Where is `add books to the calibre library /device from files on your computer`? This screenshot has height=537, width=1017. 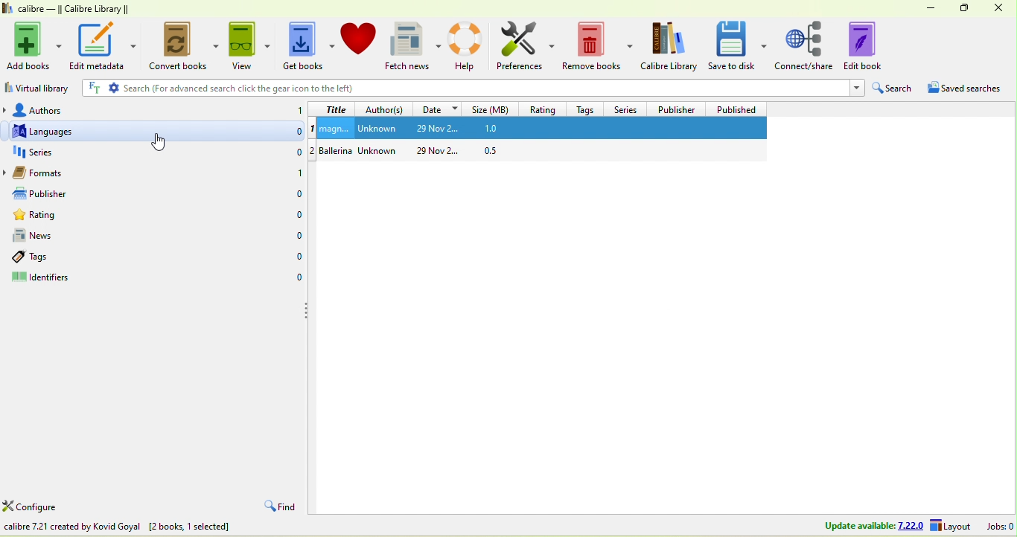 add books to the calibre library /device from files on your computer is located at coordinates (143, 526).